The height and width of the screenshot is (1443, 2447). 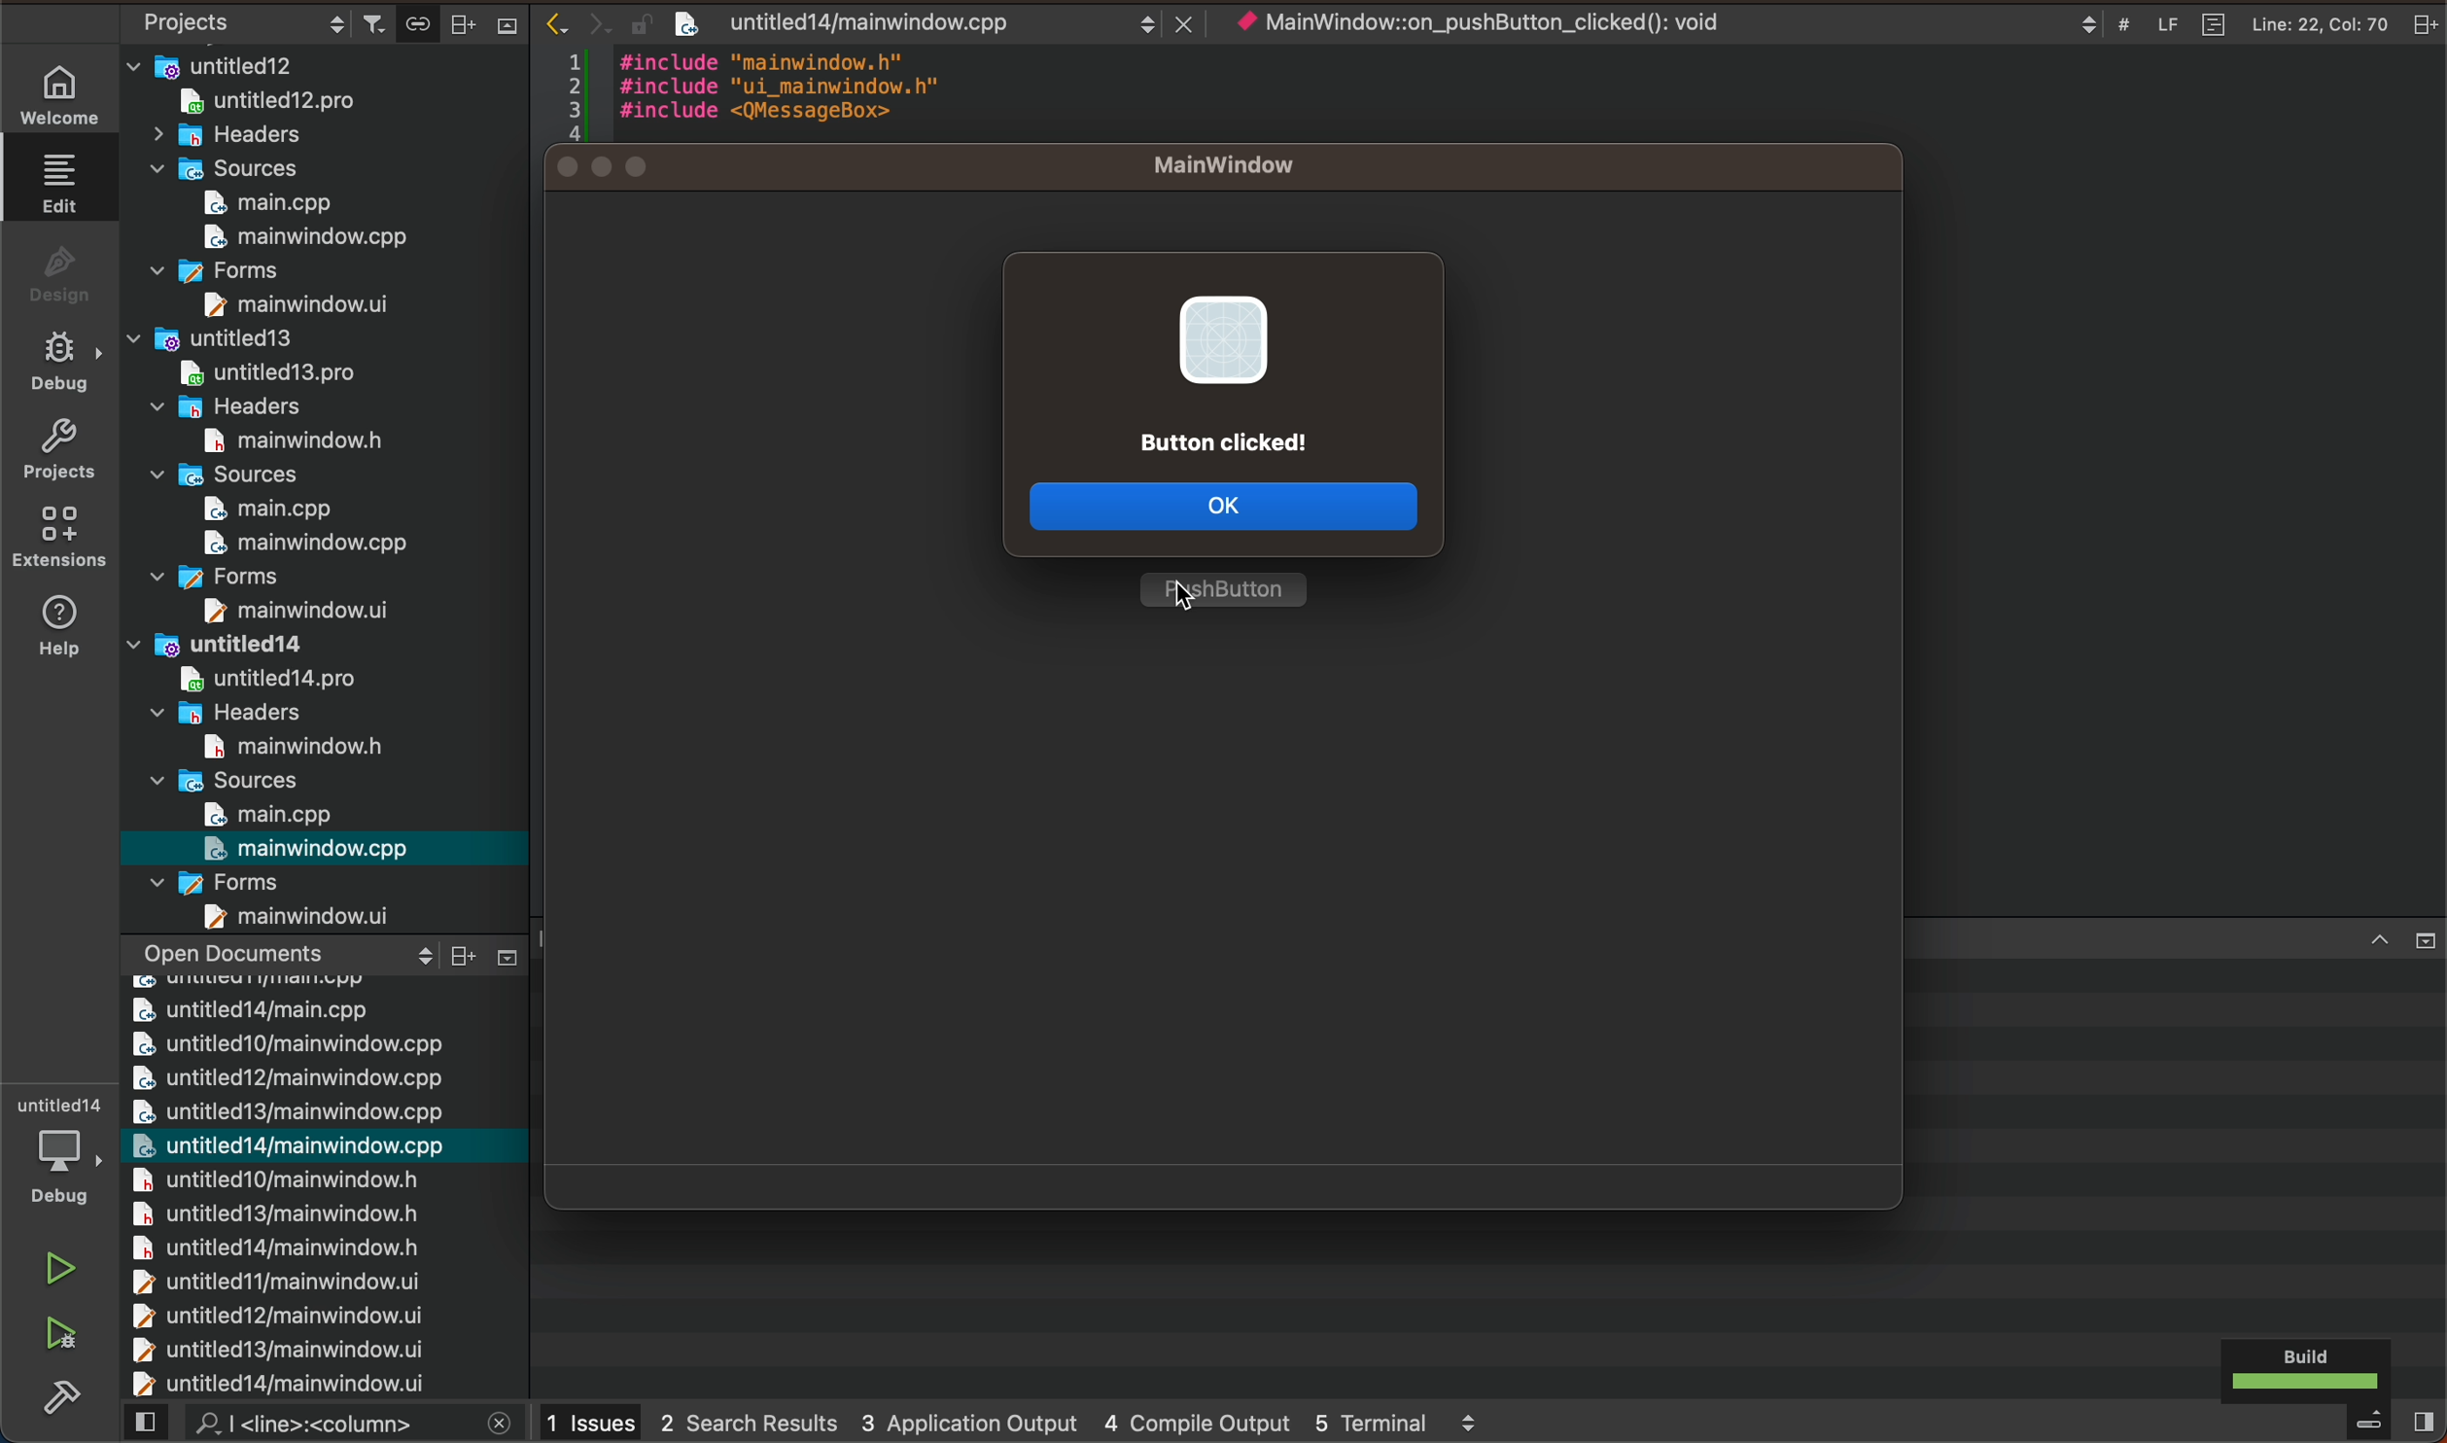 I want to click on main windowh, so click(x=276, y=744).